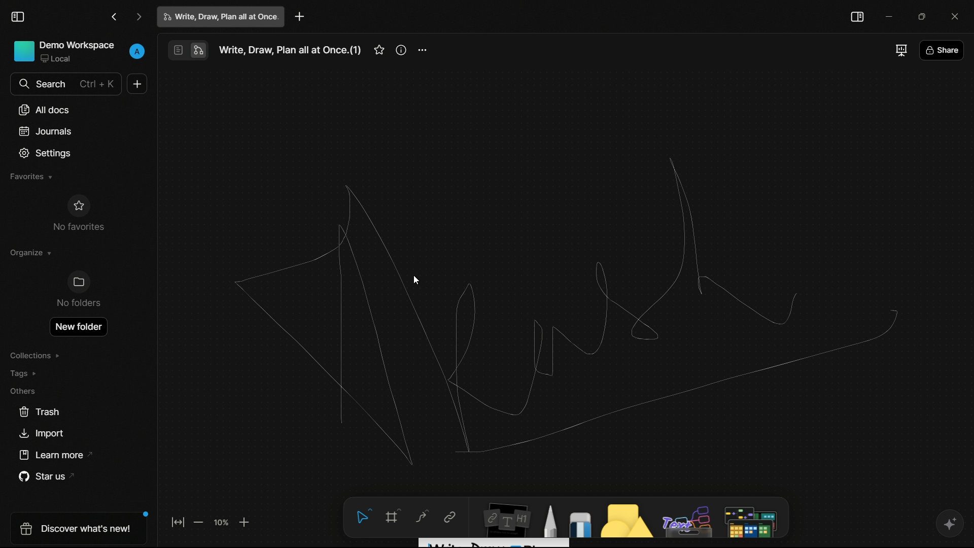 This screenshot has width=974, height=548. I want to click on learn more, so click(50, 456).